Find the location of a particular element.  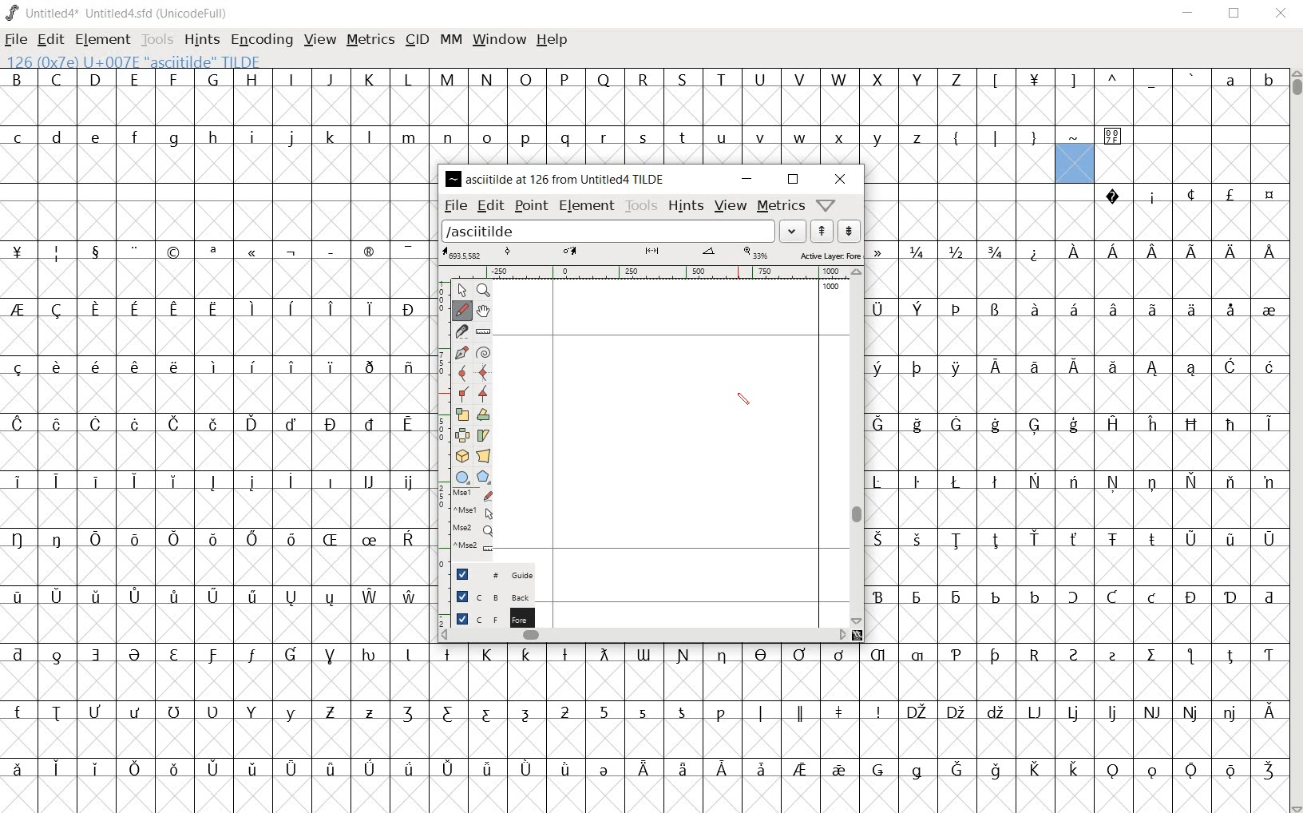

minimize is located at coordinates (746, 178).